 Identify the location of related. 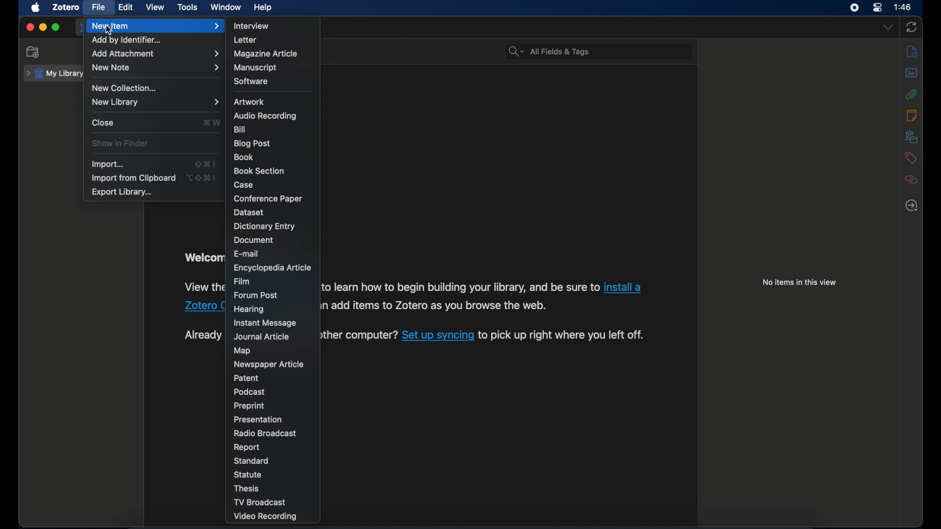
(912, 180).